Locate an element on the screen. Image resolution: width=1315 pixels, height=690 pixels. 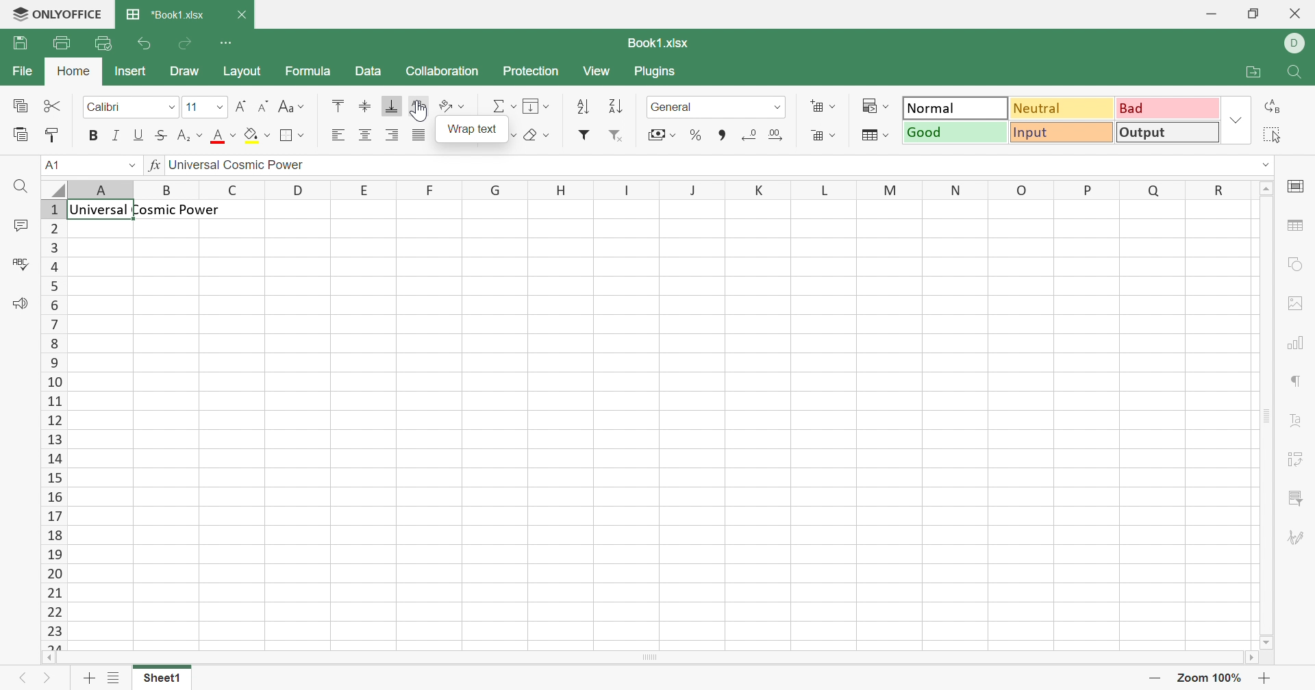
Font Color is located at coordinates (225, 135).